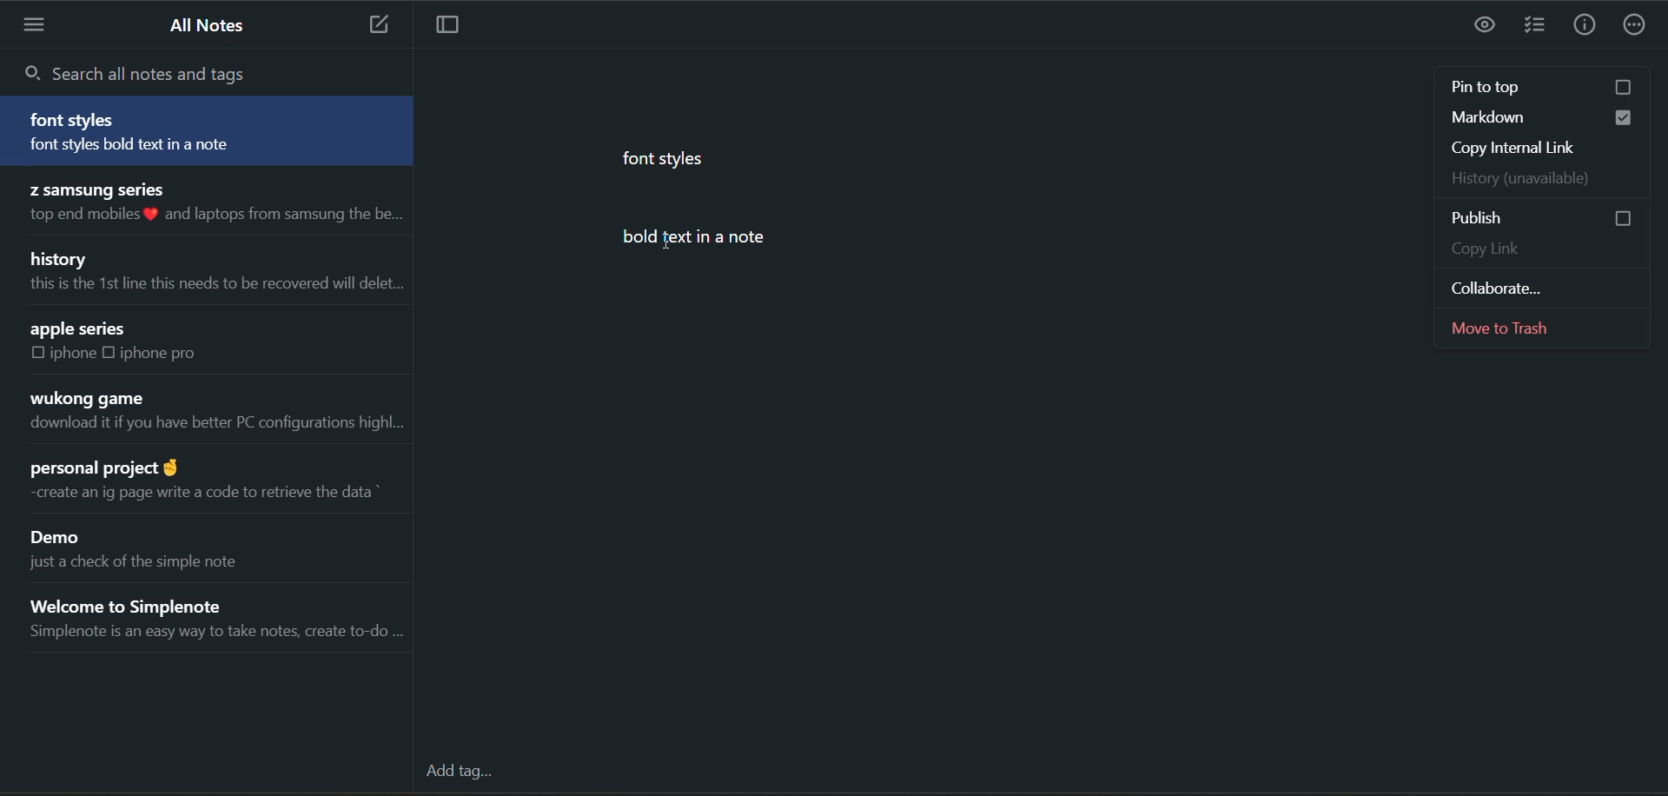 Image resolution: width=1668 pixels, height=796 pixels. I want to click on pin to top, so click(1510, 85).